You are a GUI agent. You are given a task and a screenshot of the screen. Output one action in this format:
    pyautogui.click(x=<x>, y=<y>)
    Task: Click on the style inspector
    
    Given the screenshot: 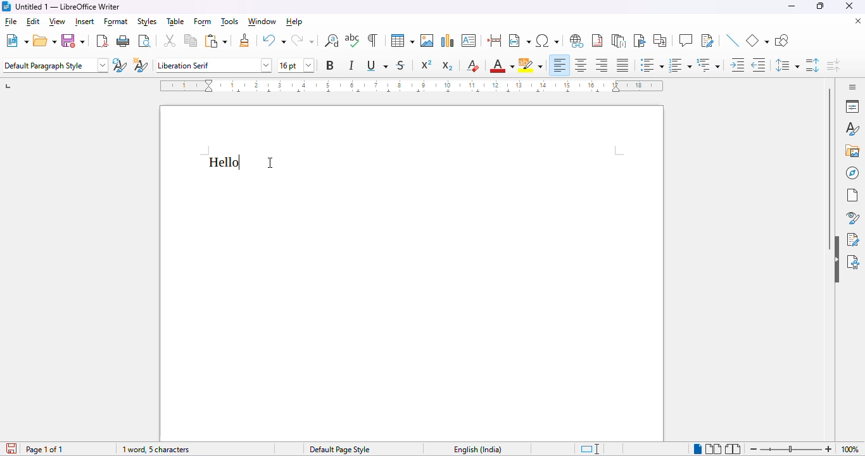 What is the action you would take?
    pyautogui.click(x=850, y=217)
    